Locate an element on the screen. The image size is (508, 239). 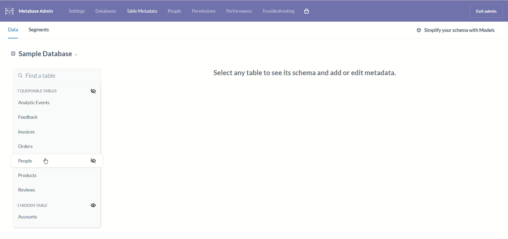
Permissions is located at coordinates (204, 12).